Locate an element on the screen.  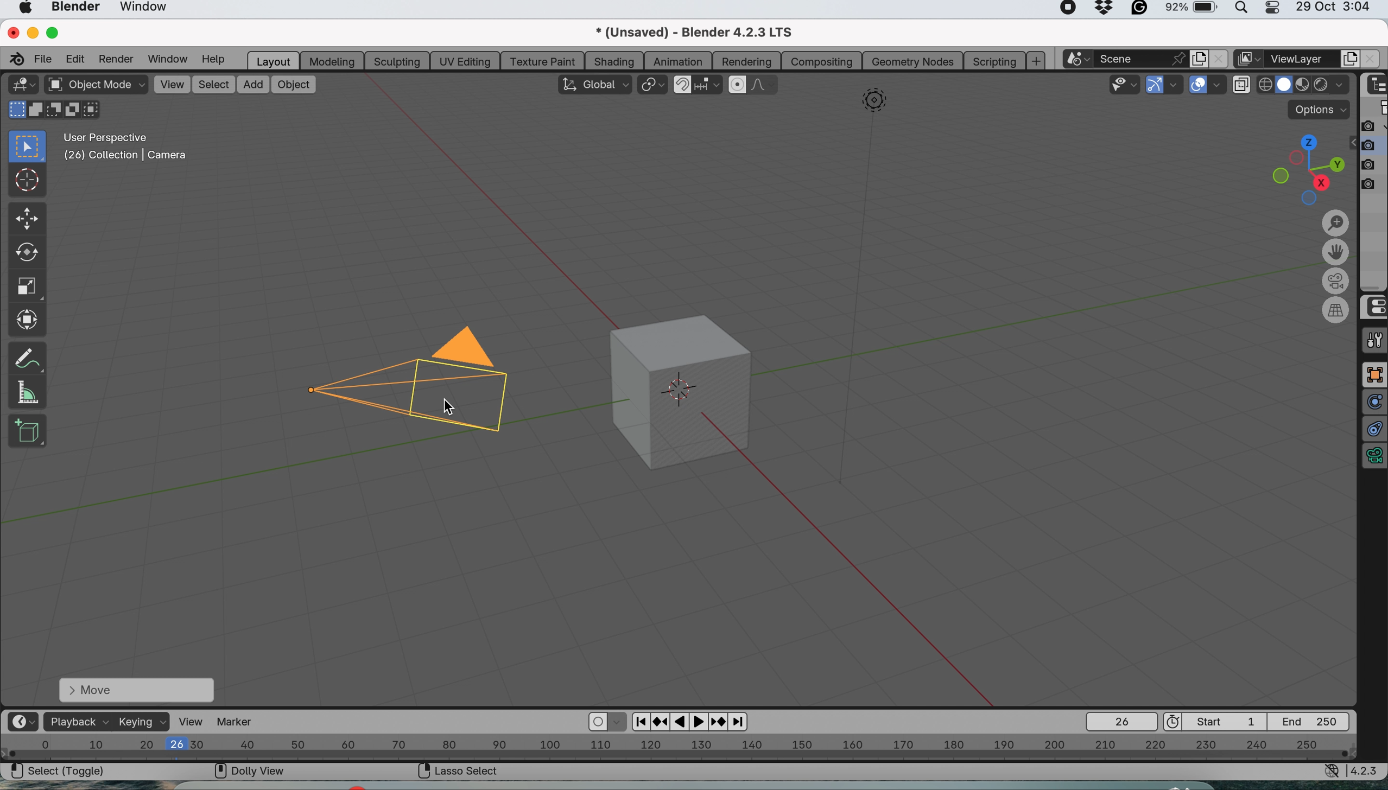
horizontal scale is located at coordinates (679, 749).